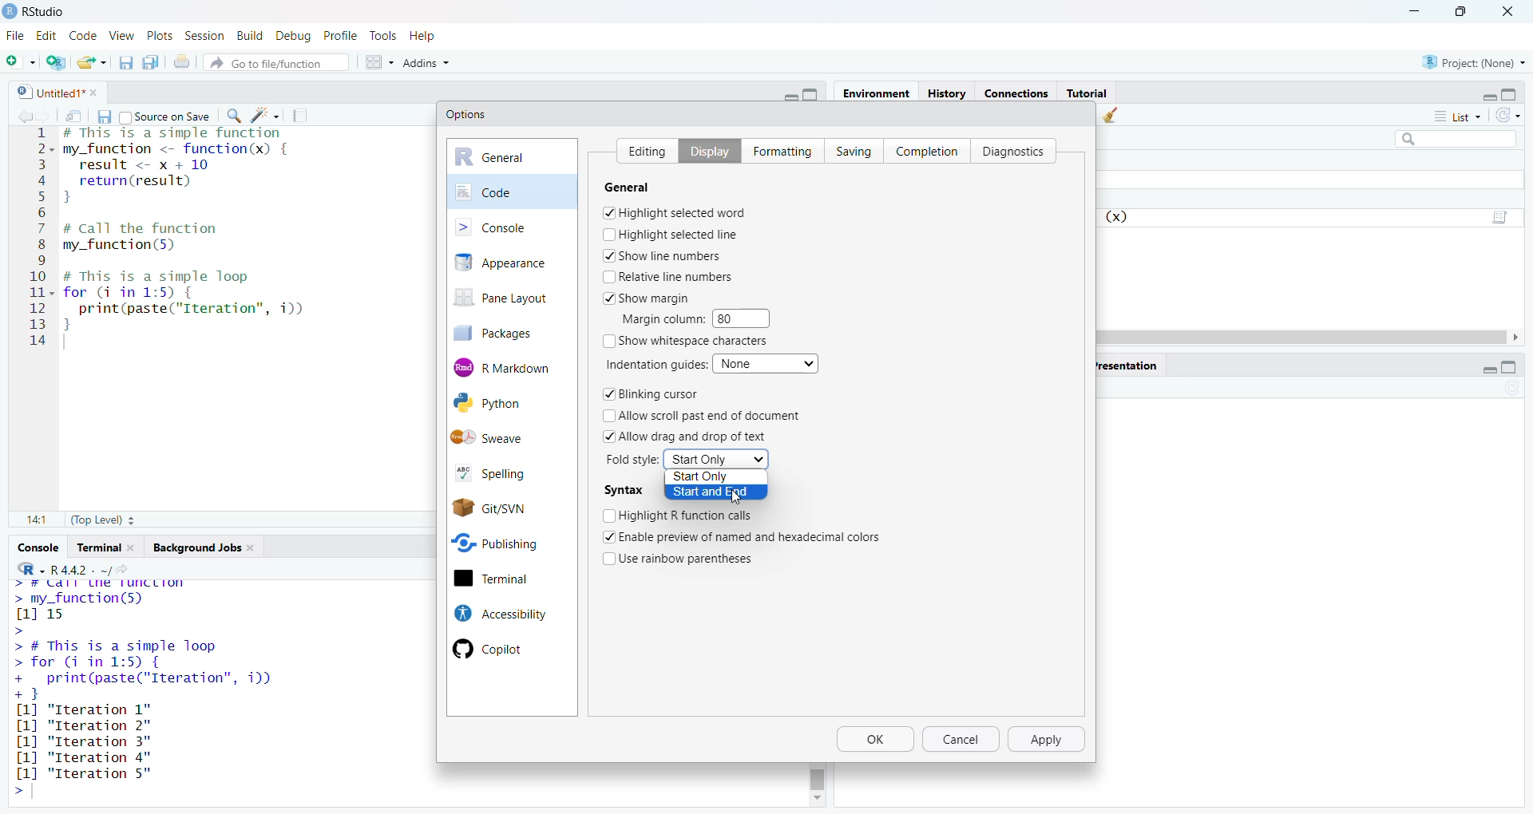 The image size is (1533, 814). I want to click on create a project, so click(56, 60).